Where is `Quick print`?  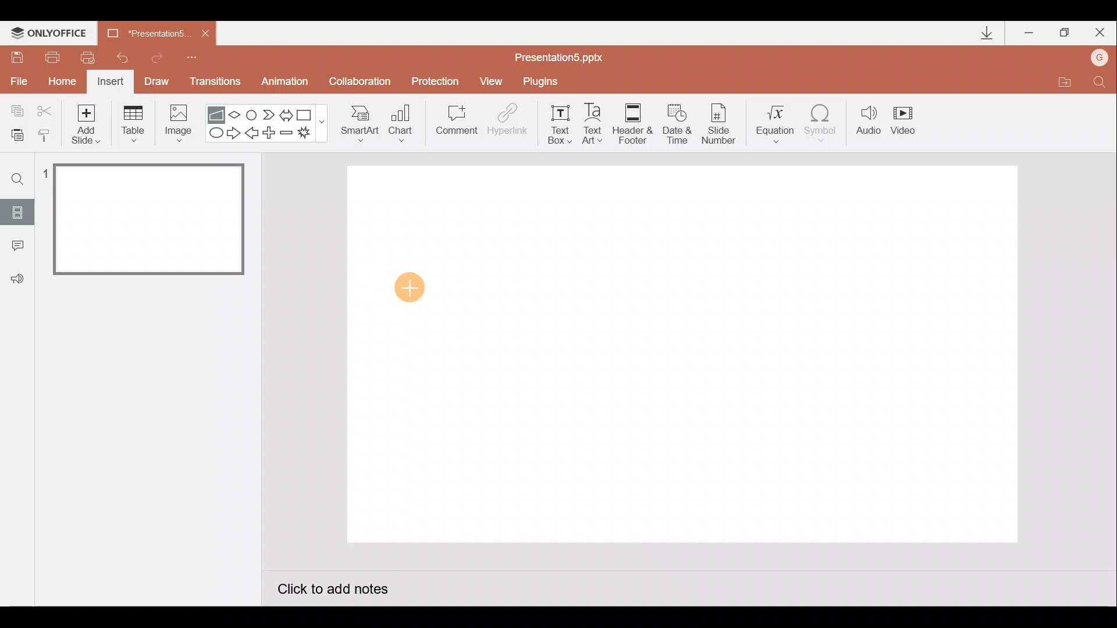 Quick print is located at coordinates (92, 55).